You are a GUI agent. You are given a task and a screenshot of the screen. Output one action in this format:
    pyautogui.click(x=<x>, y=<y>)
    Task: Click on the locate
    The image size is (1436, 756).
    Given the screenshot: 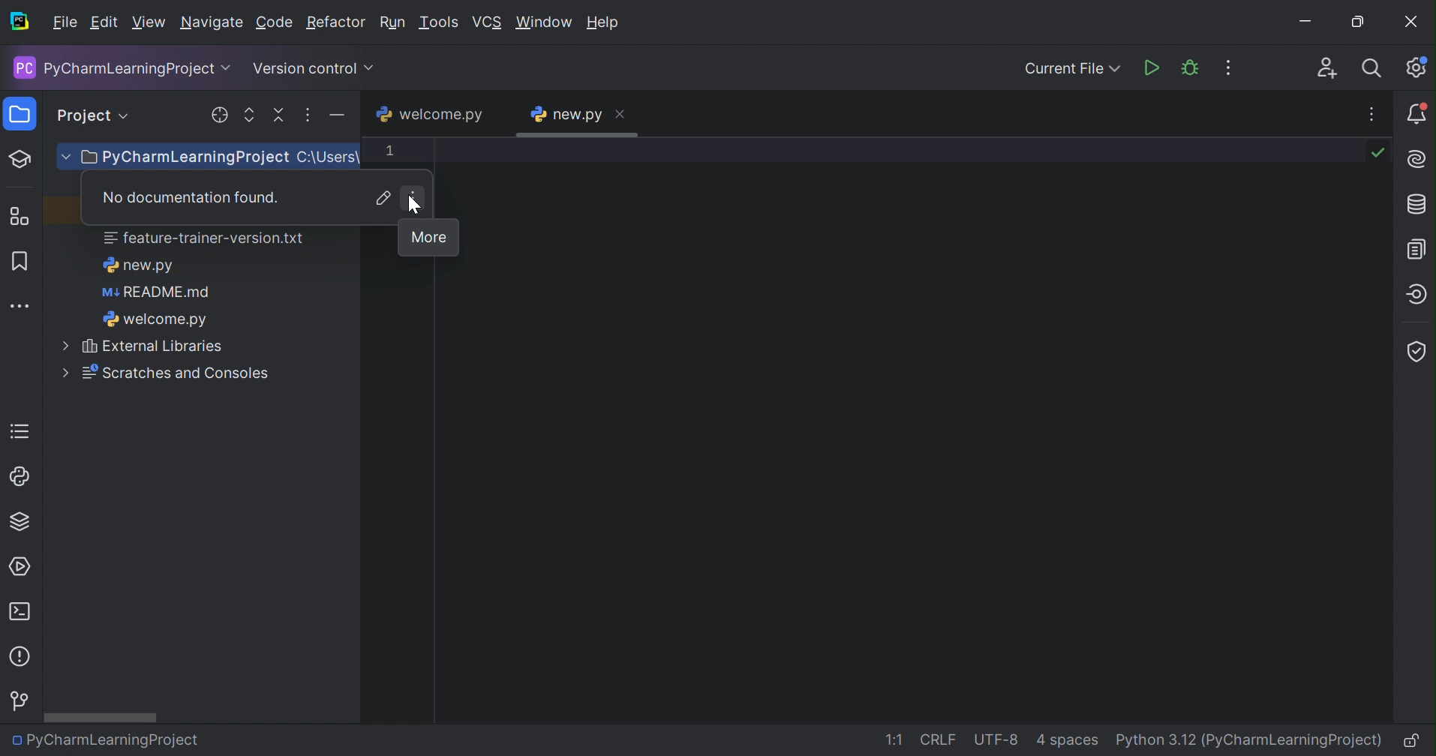 What is the action you would take?
    pyautogui.click(x=216, y=115)
    